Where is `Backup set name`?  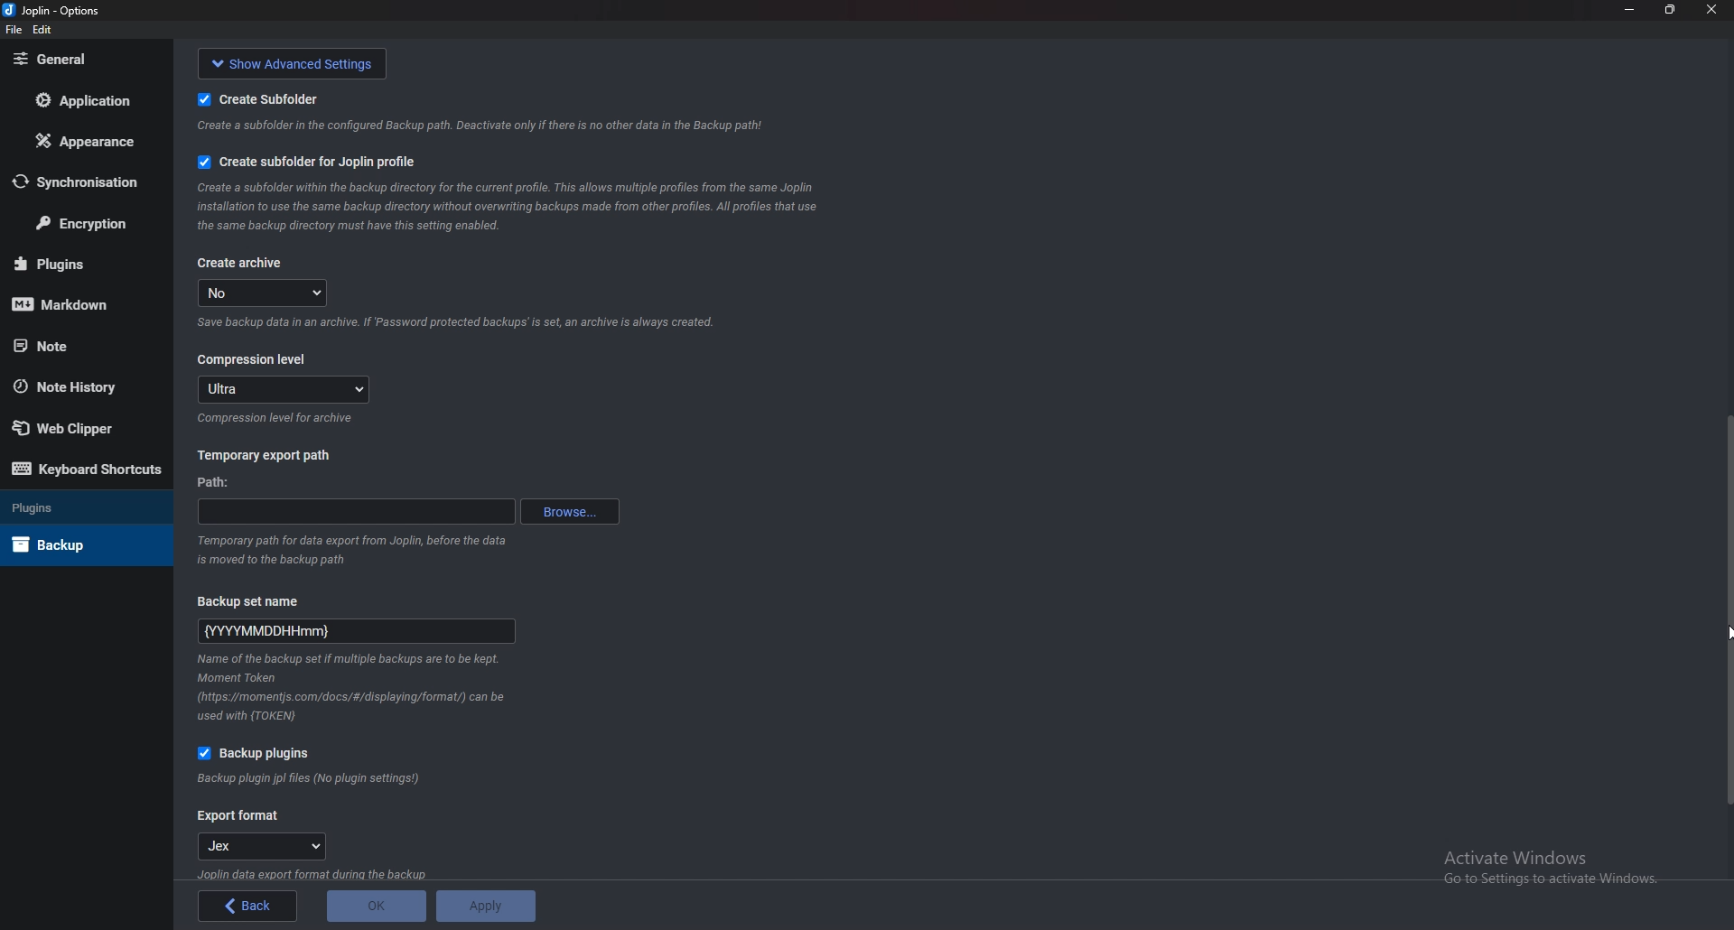
Backup set name is located at coordinates (249, 602).